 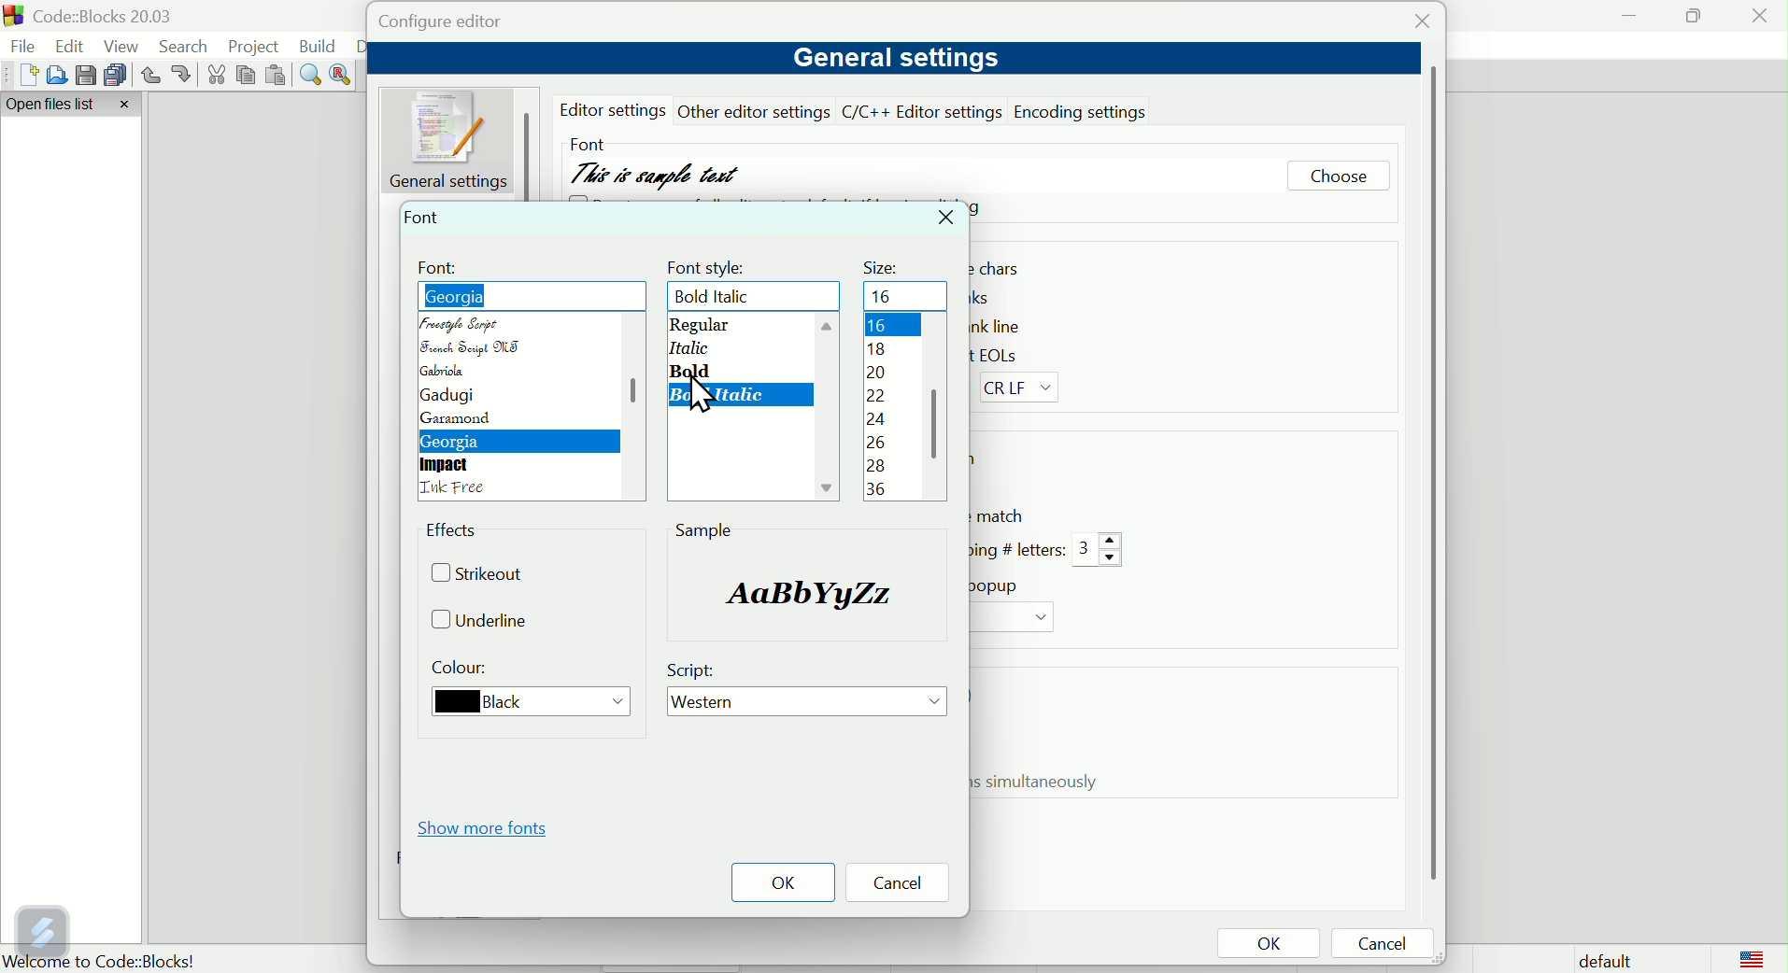 I want to click on Freestyle script, so click(x=466, y=322).